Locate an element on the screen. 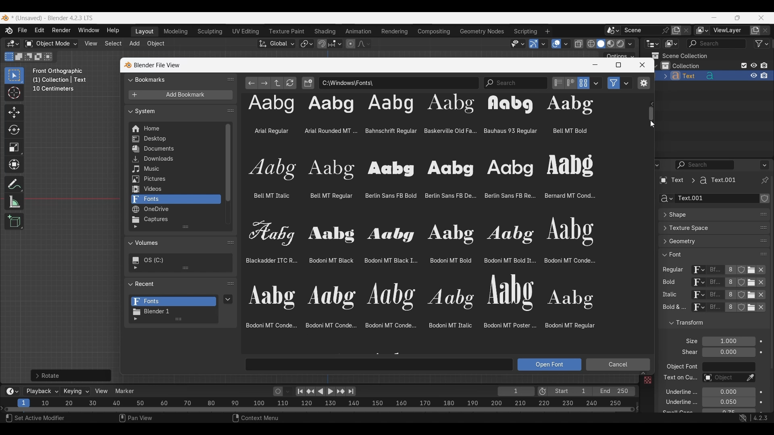 The image size is (774, 435). Desktop folder is located at coordinates (175, 139).